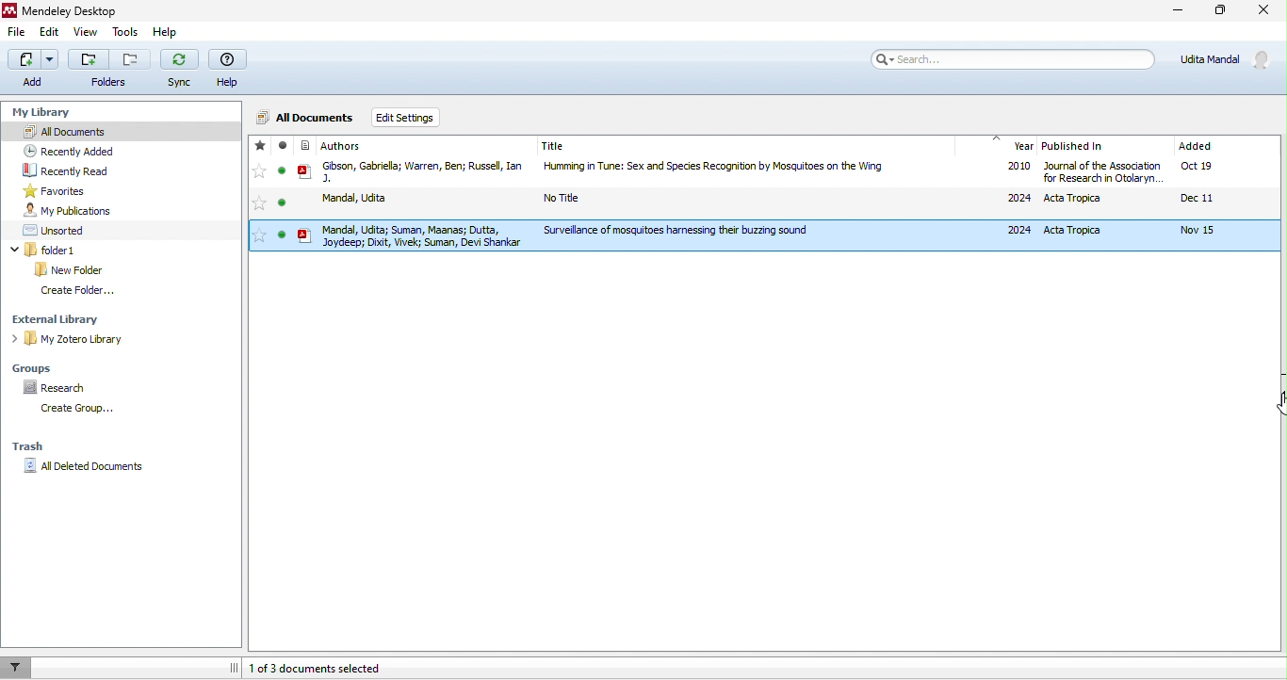  What do you see at coordinates (75, 149) in the screenshot?
I see `recently added` at bounding box center [75, 149].